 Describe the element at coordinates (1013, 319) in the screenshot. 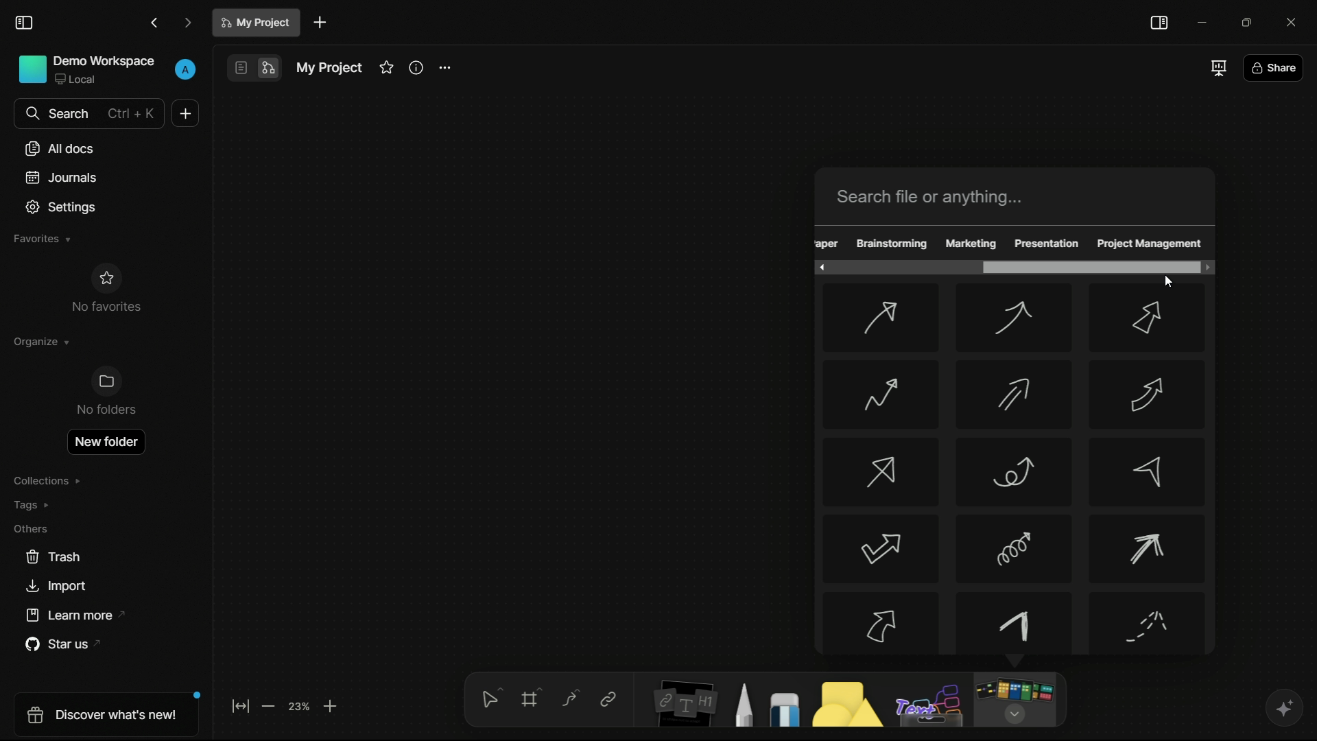

I see `arrow-2` at that location.